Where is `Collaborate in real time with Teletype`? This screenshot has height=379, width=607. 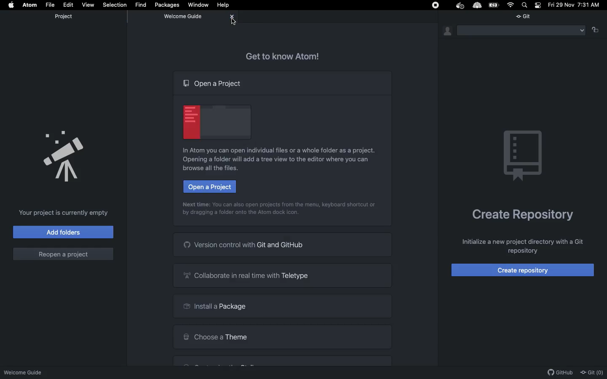 Collaborate in real time with Teletype is located at coordinates (282, 274).